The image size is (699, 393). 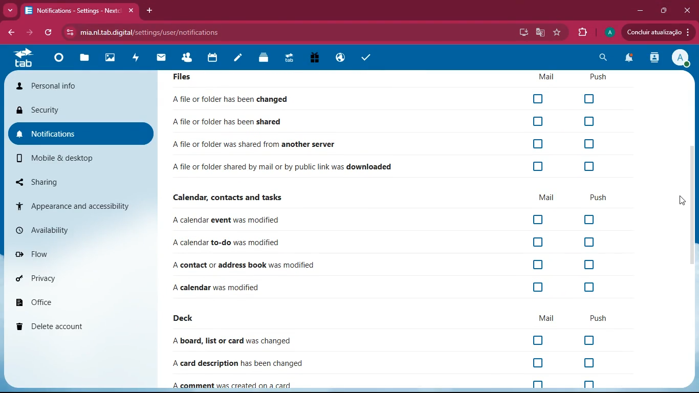 What do you see at coordinates (72, 230) in the screenshot?
I see `availability` at bounding box center [72, 230].